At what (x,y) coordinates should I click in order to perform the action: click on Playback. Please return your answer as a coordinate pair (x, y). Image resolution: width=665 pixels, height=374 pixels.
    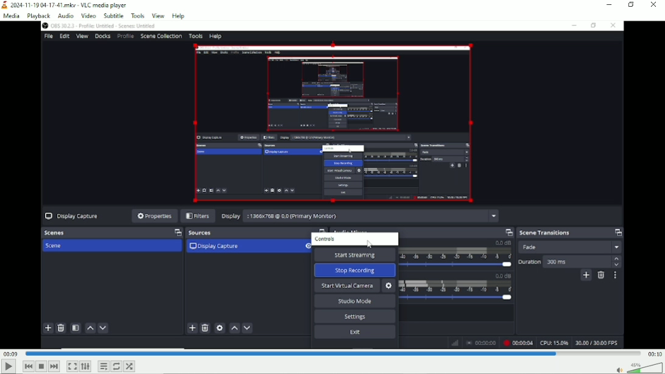
    Looking at the image, I should click on (38, 16).